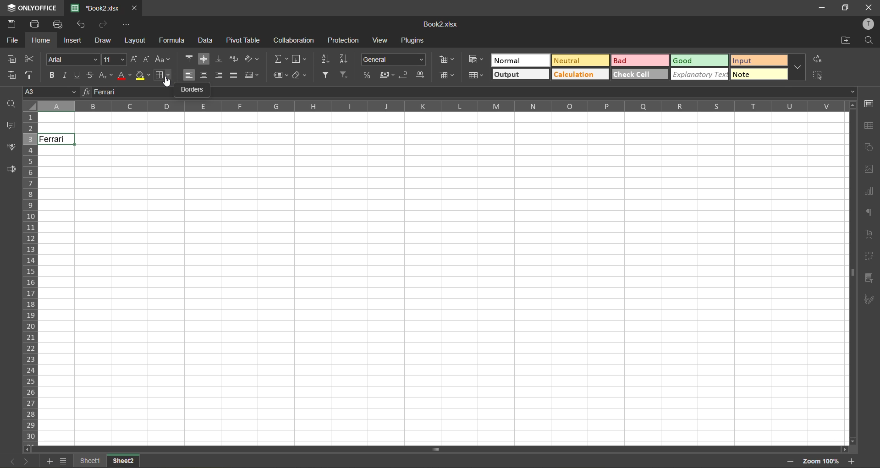 The image size is (880, 468). What do you see at coordinates (73, 40) in the screenshot?
I see `insert` at bounding box center [73, 40].